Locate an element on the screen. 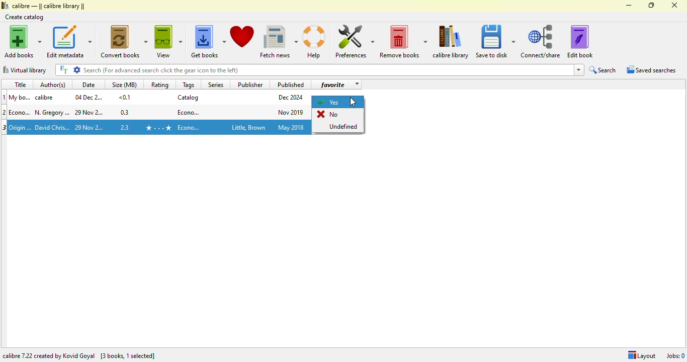  settings is located at coordinates (77, 69).